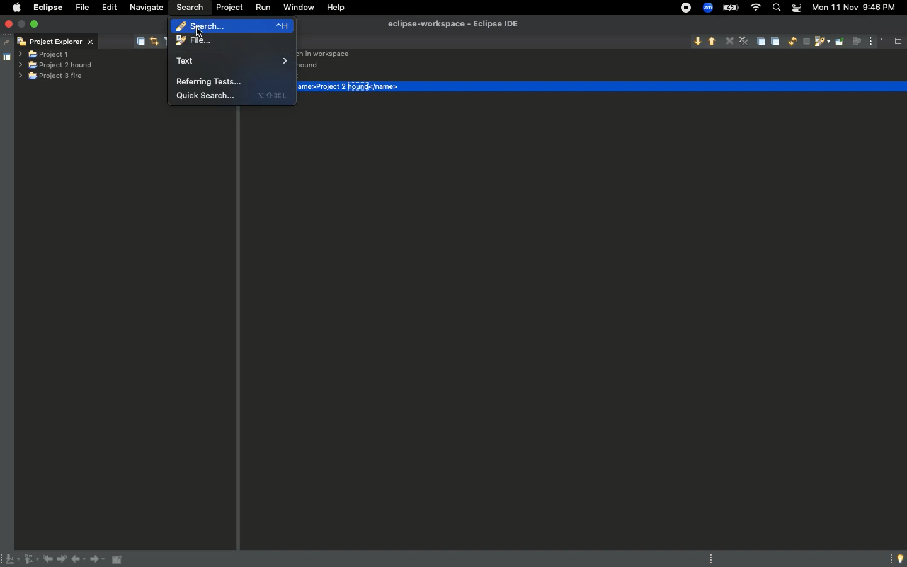 The width and height of the screenshot is (907, 567). I want to click on collapse all, so click(140, 40).